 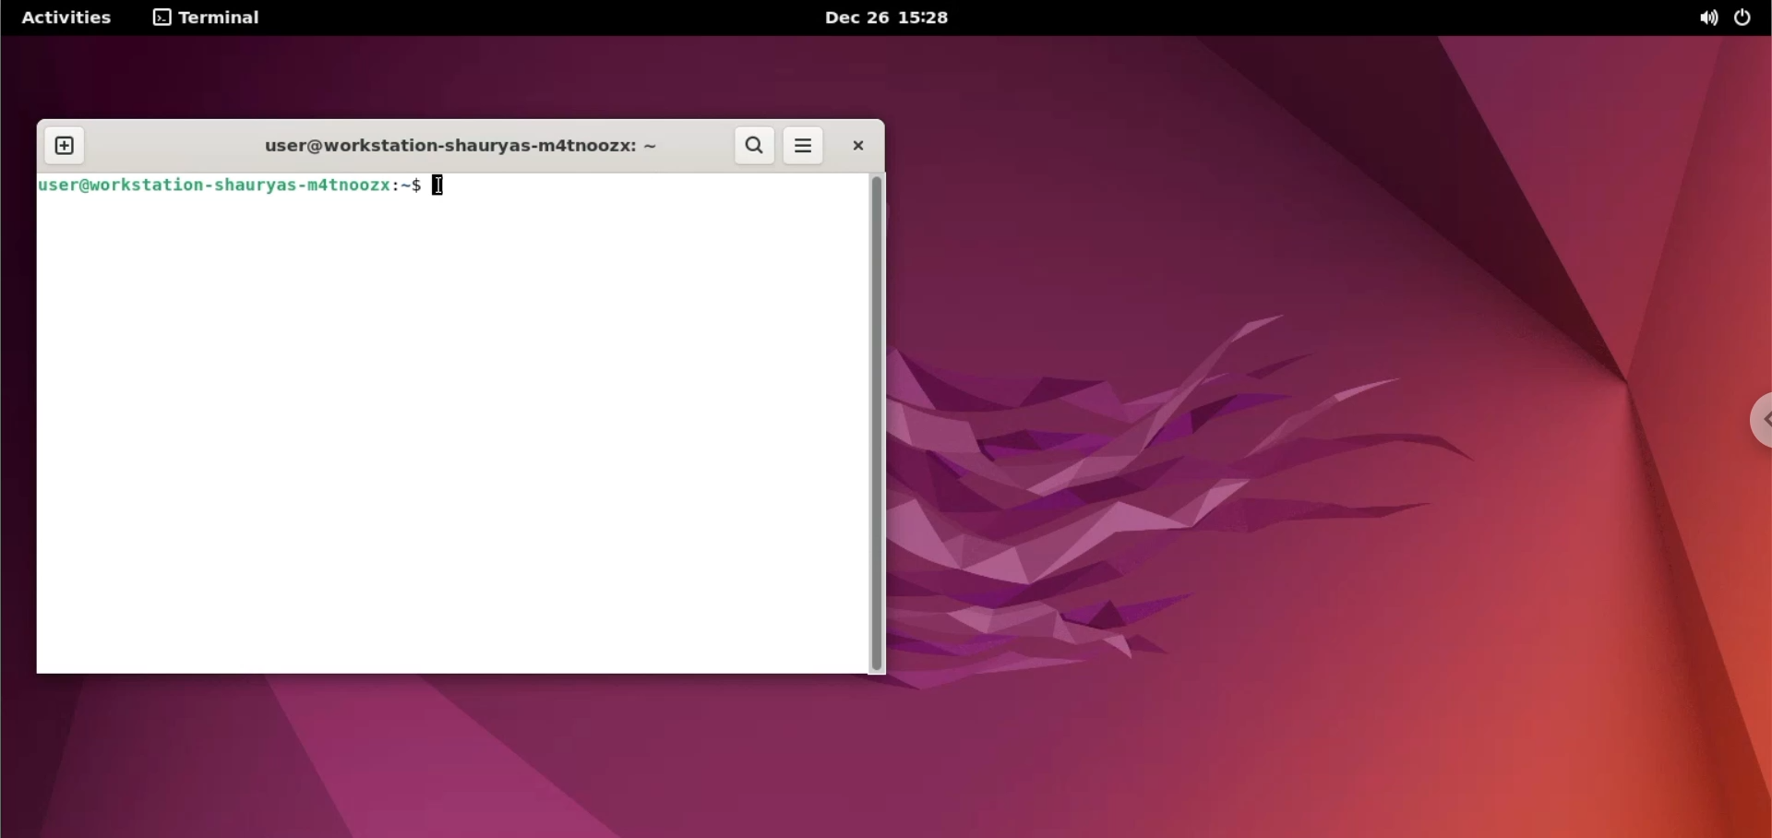 What do you see at coordinates (209, 18) in the screenshot?
I see `terminal options` at bounding box center [209, 18].